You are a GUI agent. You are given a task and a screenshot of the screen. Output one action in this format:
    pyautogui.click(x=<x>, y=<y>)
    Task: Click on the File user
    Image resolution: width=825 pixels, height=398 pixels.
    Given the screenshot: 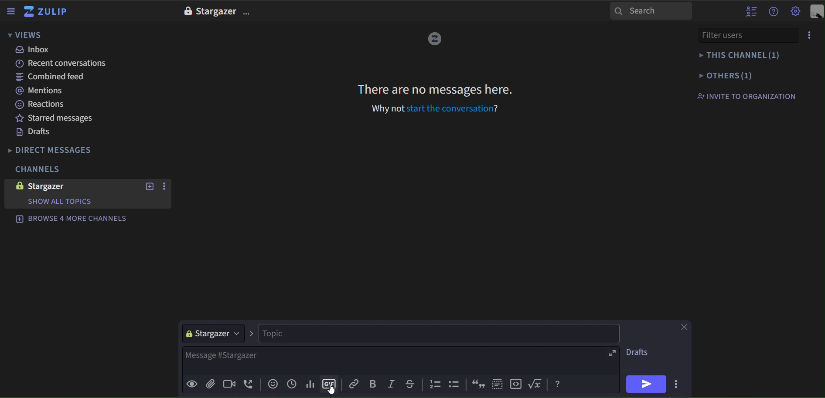 What is the action you would take?
    pyautogui.click(x=736, y=35)
    